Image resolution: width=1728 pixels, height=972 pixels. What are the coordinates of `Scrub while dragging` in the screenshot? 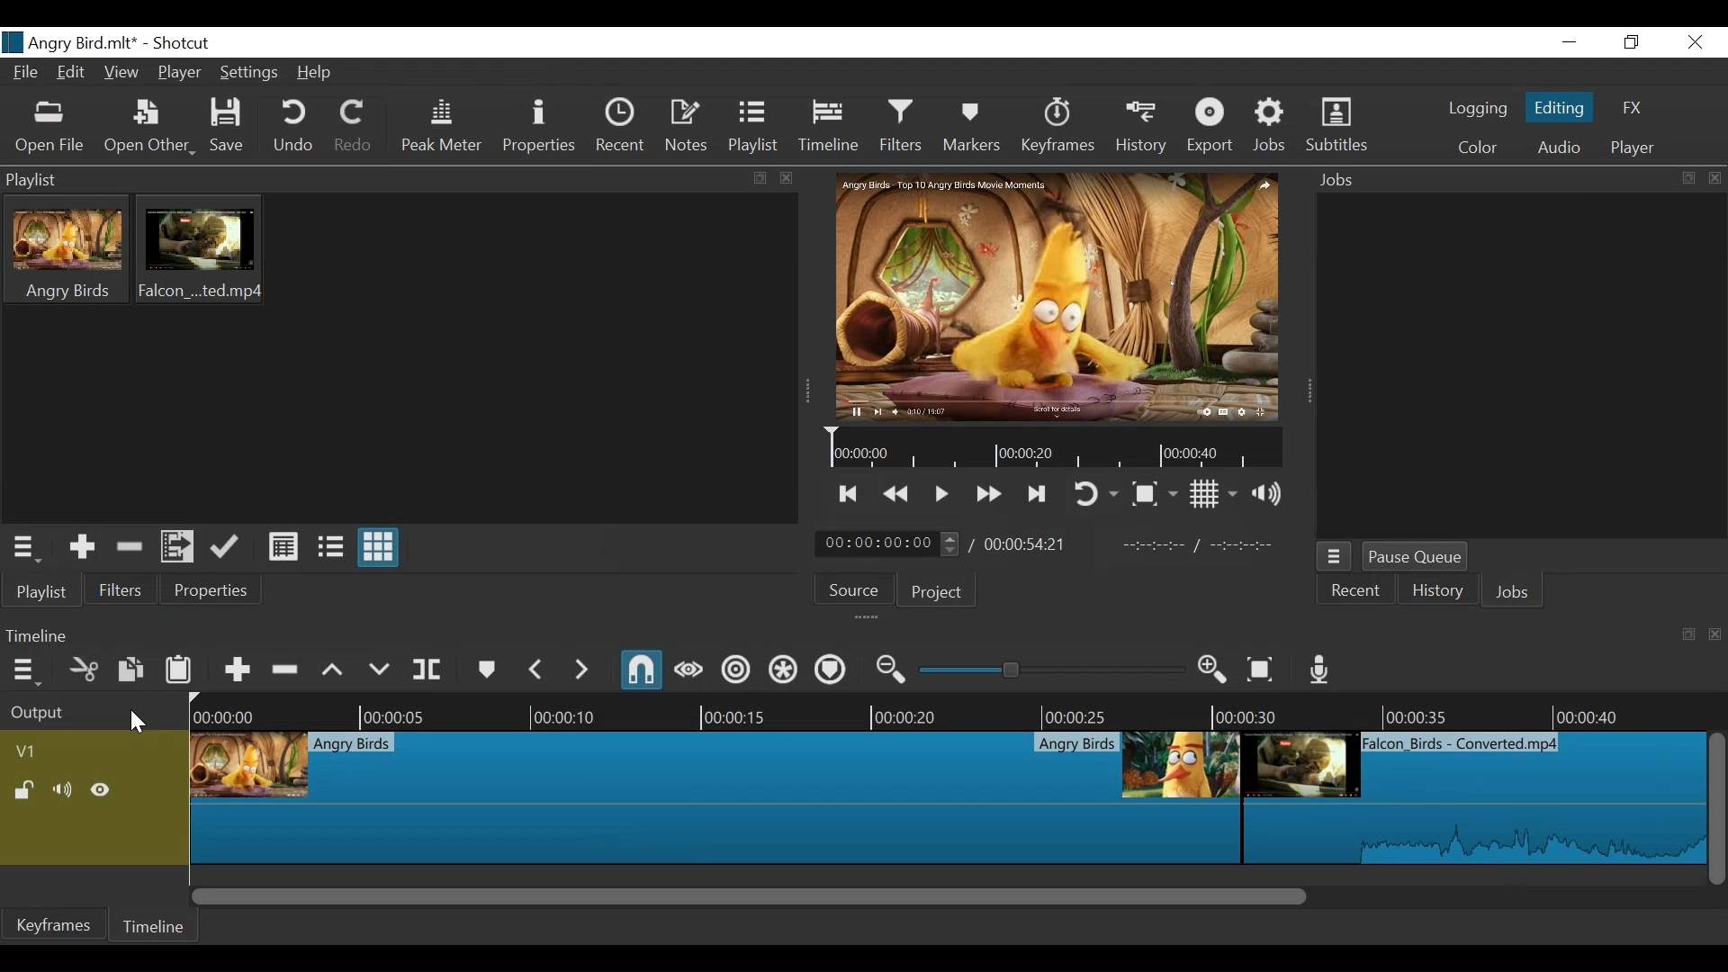 It's located at (688, 670).